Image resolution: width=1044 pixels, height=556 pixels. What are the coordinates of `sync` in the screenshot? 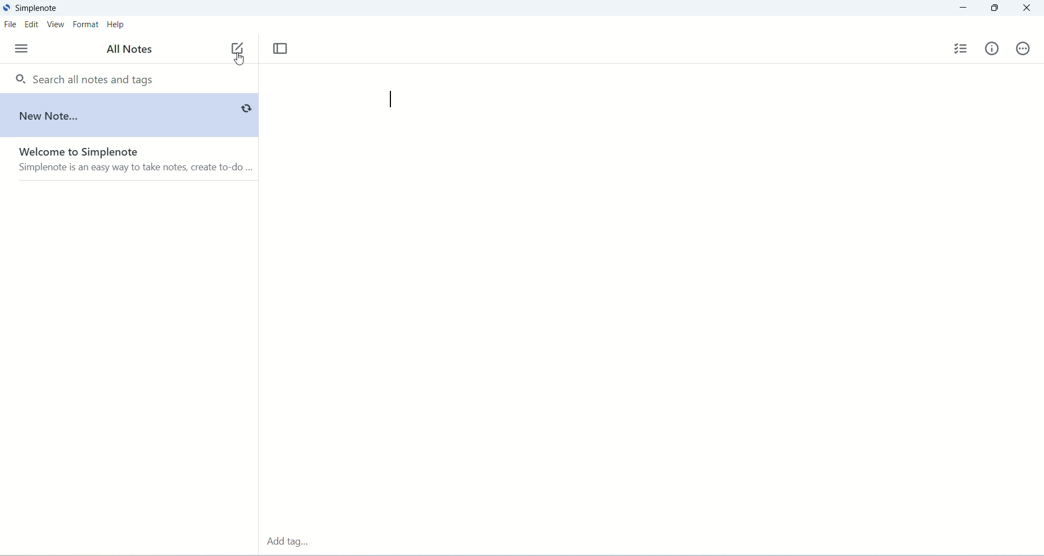 It's located at (246, 110).